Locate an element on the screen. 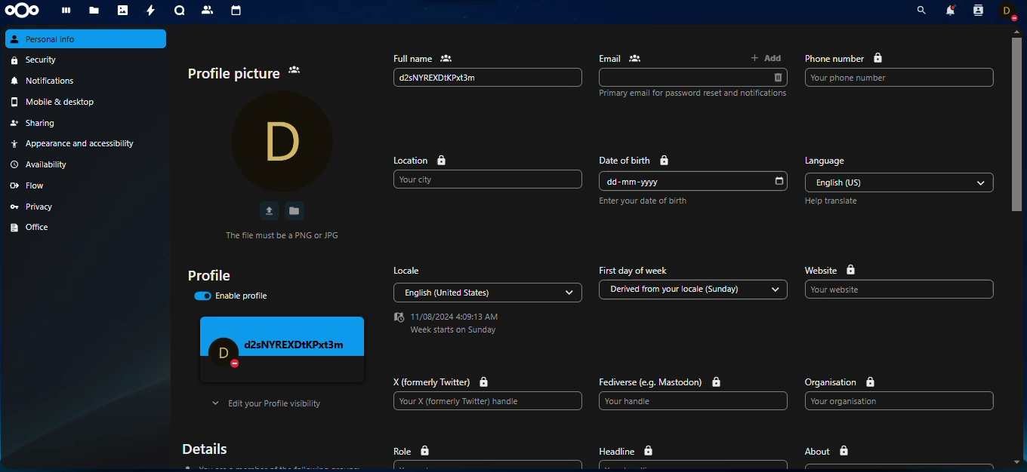 The image size is (1027, 472). files is located at coordinates (93, 10).